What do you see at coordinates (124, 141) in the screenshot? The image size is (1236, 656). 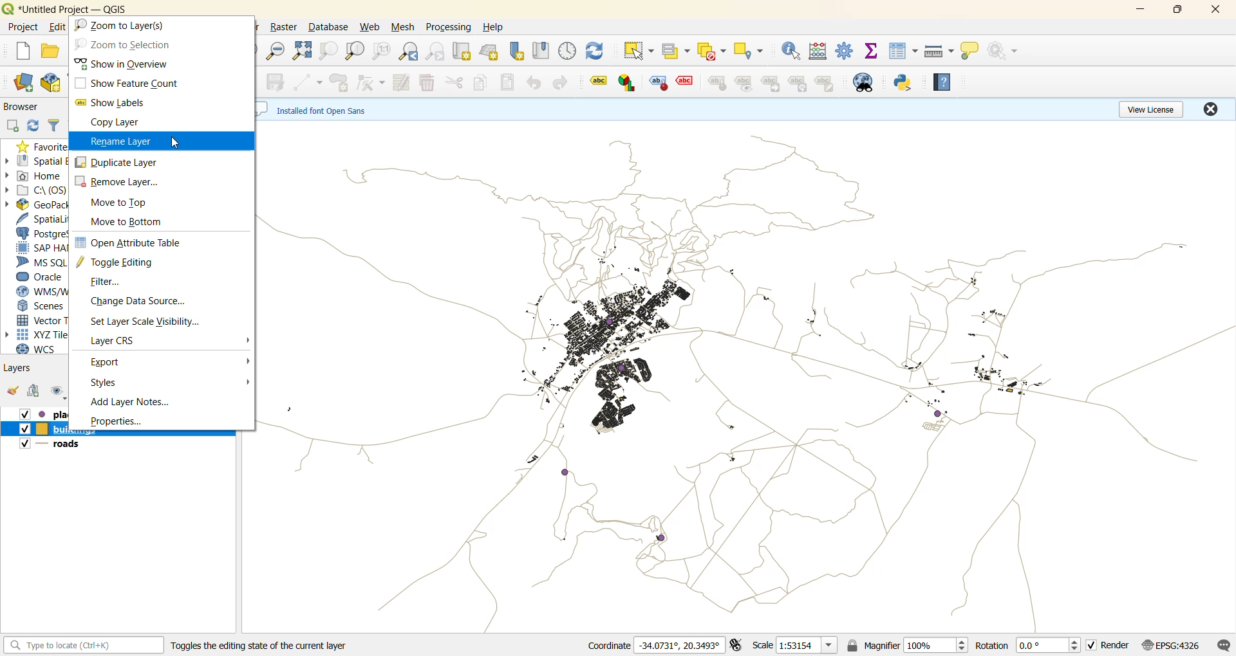 I see `rename layer` at bounding box center [124, 141].